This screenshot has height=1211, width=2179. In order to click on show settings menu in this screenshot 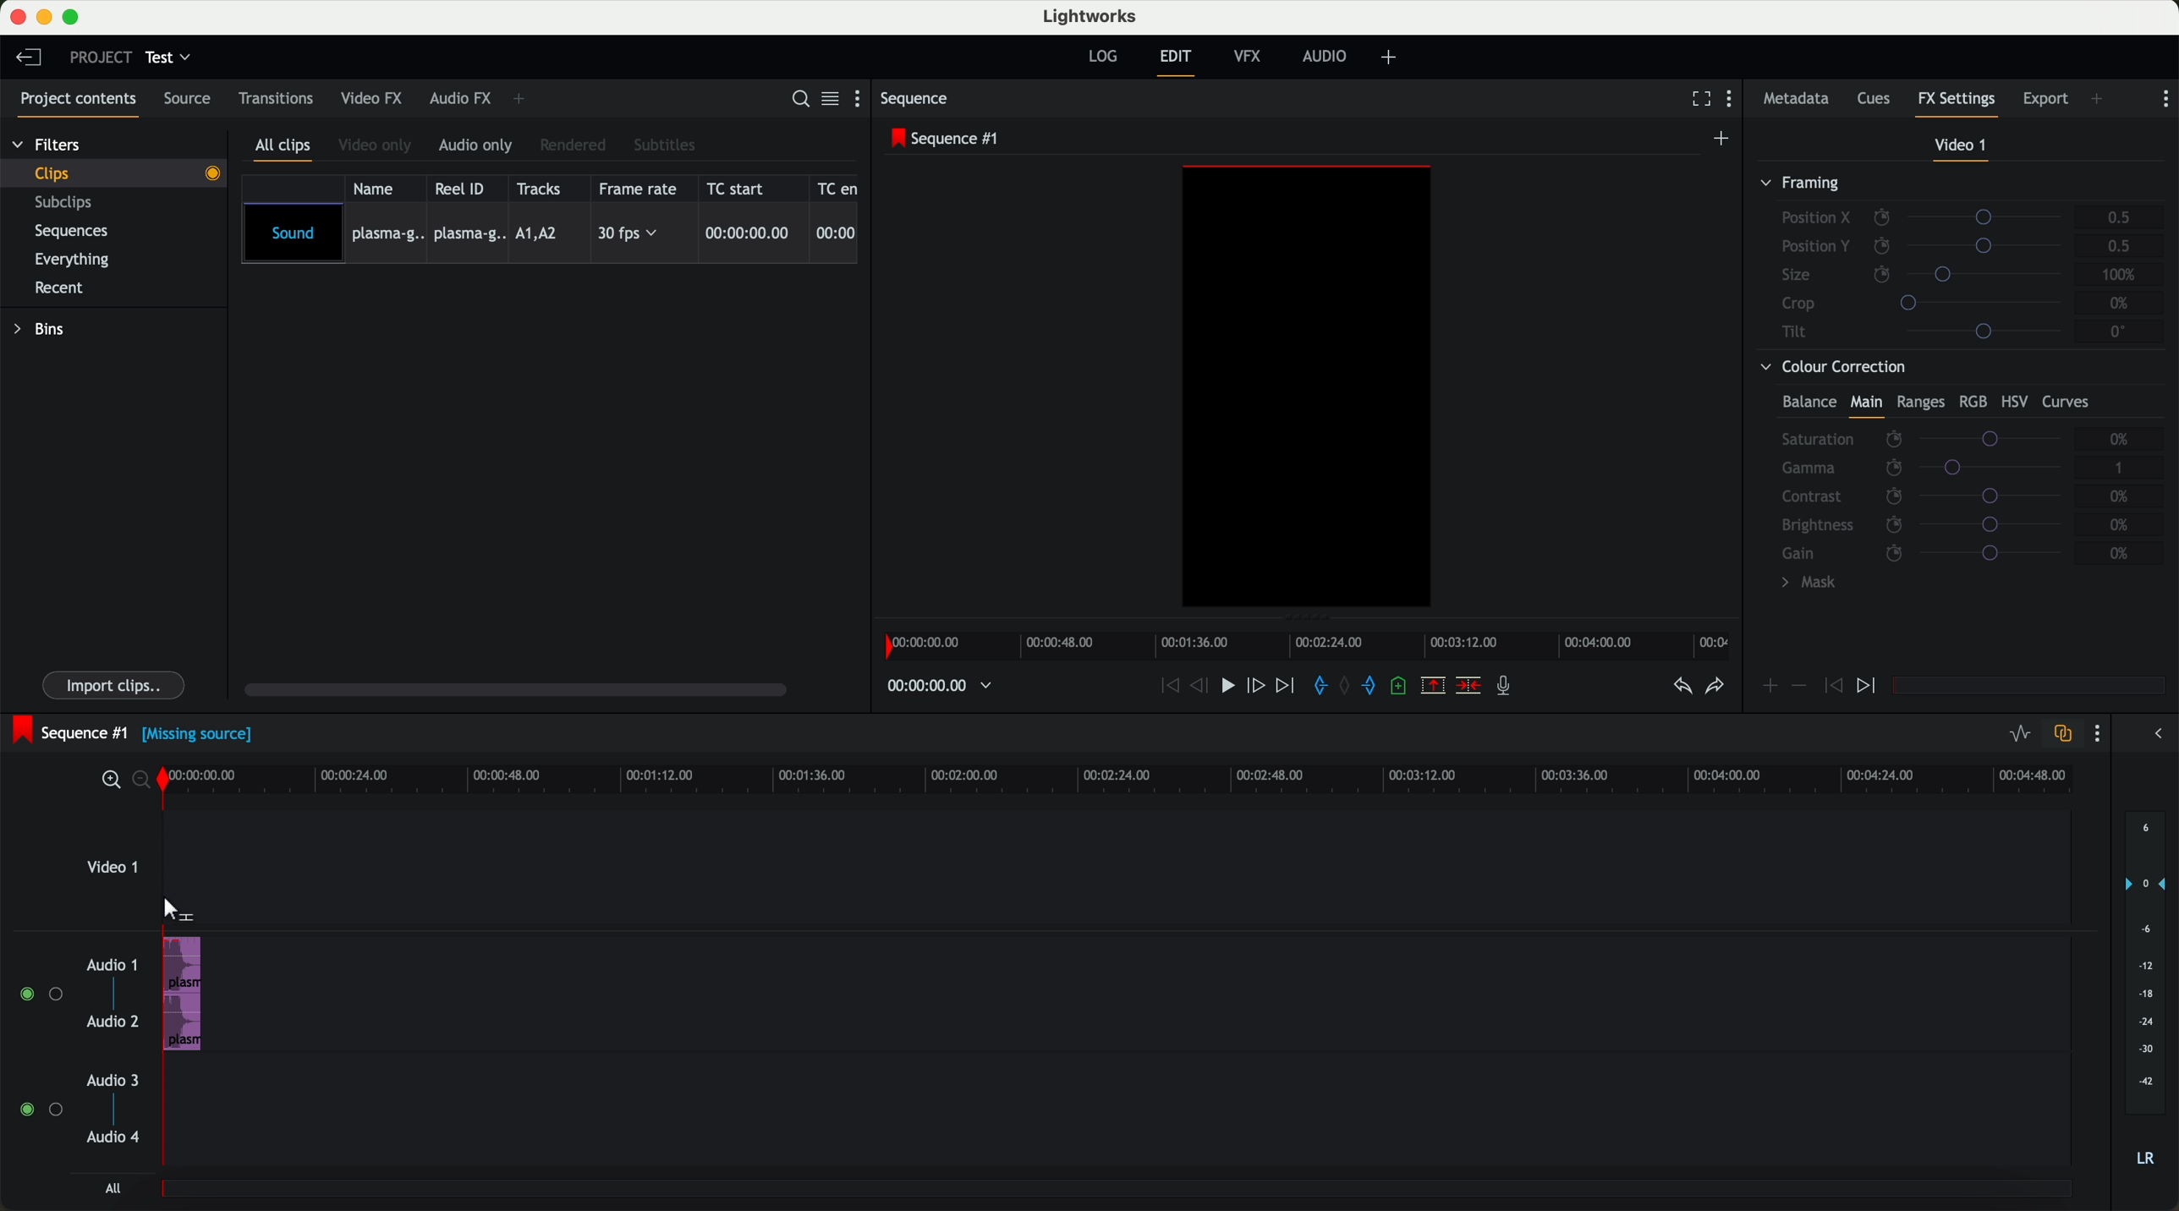, I will do `click(1736, 101)`.